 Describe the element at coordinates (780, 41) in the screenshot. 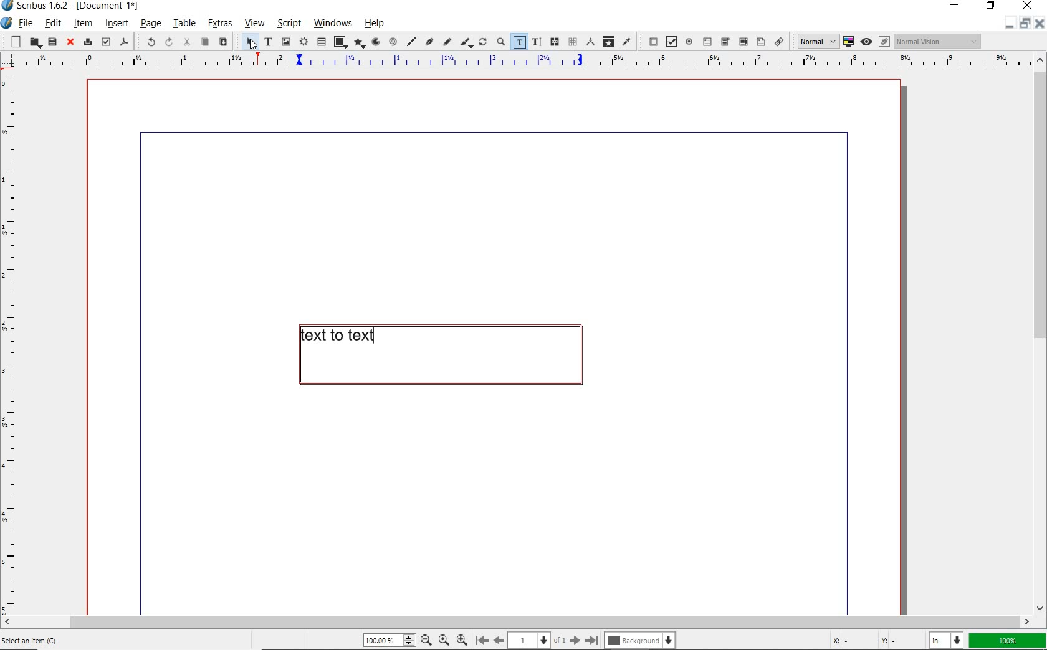

I see `link annotation` at that location.